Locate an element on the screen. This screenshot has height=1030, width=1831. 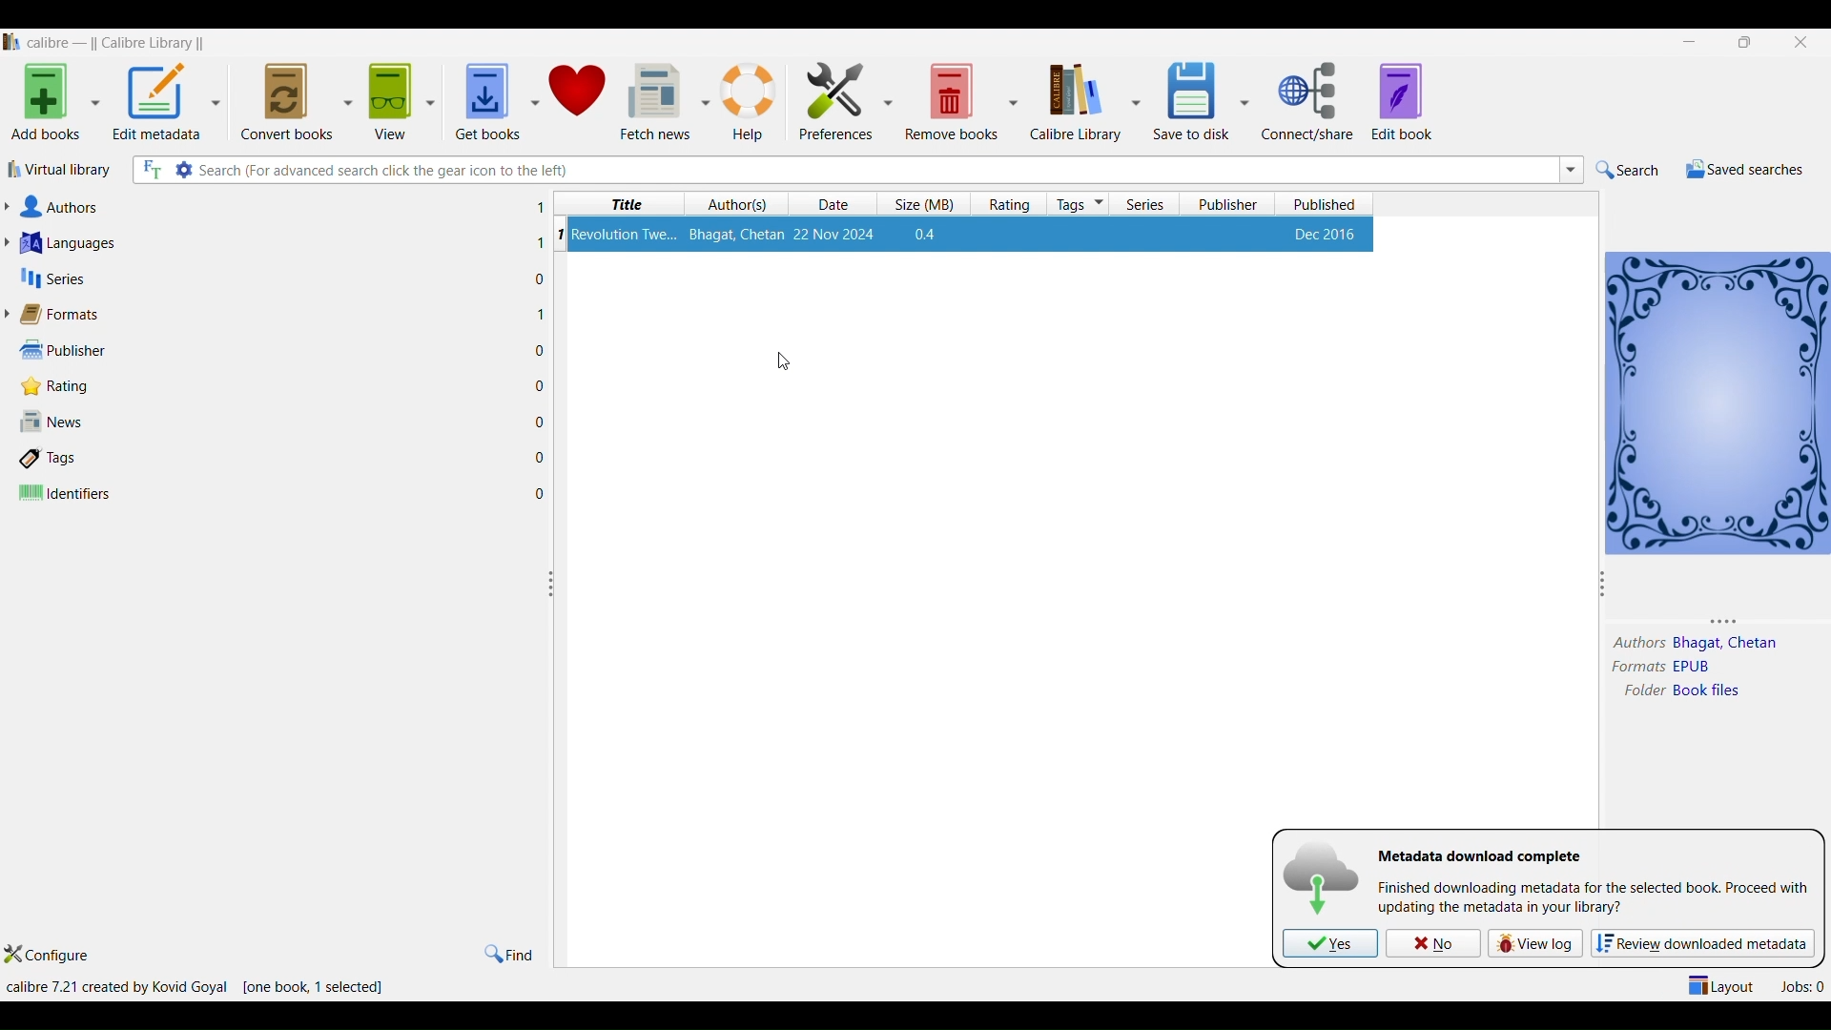
publisher is located at coordinates (58, 349).